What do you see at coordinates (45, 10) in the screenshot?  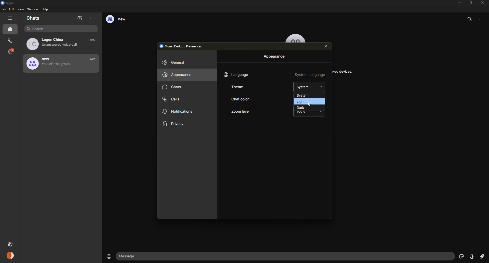 I see `help` at bounding box center [45, 10].